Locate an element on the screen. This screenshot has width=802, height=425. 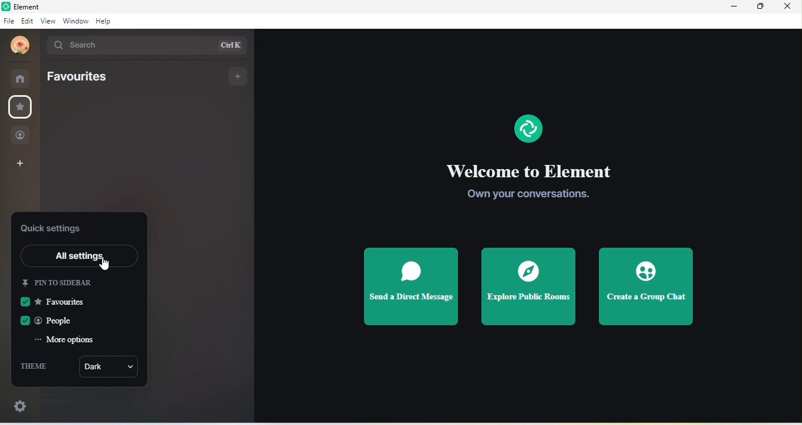
title is located at coordinates (30, 6).